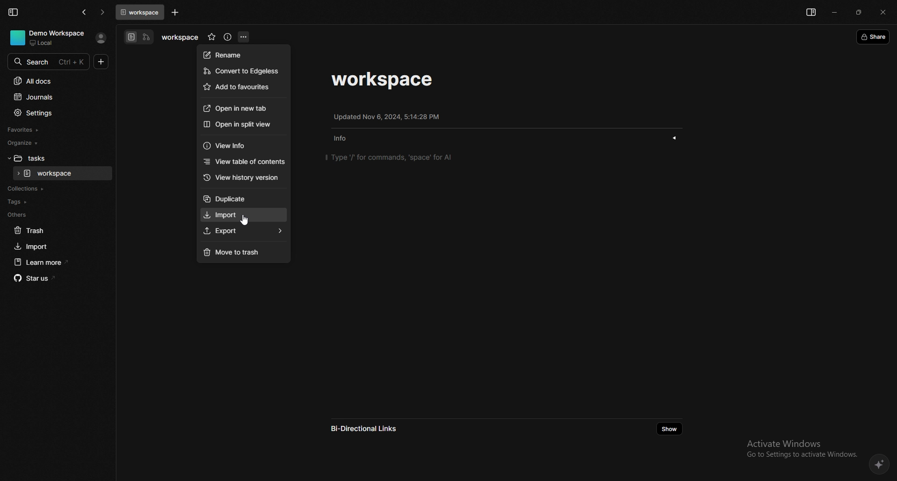 This screenshot has width=897, height=481. I want to click on share, so click(874, 36).